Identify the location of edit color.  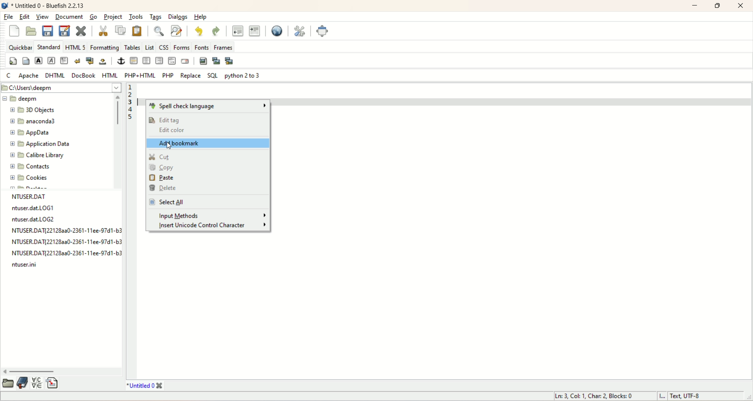
(171, 130).